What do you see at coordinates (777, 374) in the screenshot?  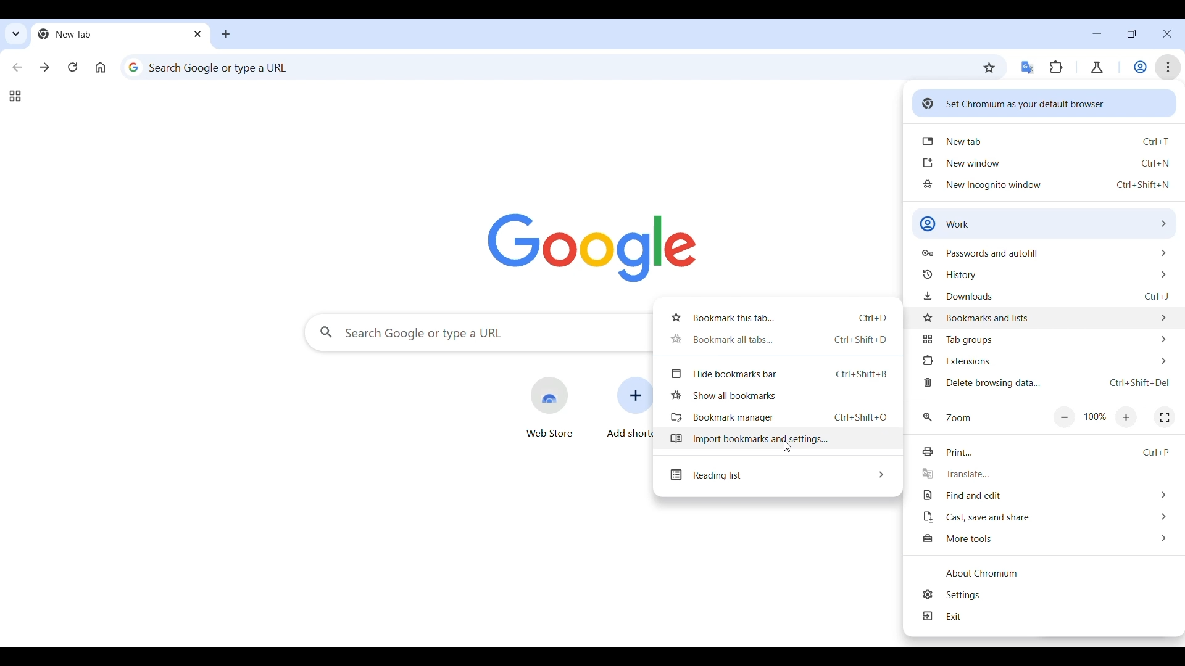 I see `Hide bookmarks bar` at bounding box center [777, 374].